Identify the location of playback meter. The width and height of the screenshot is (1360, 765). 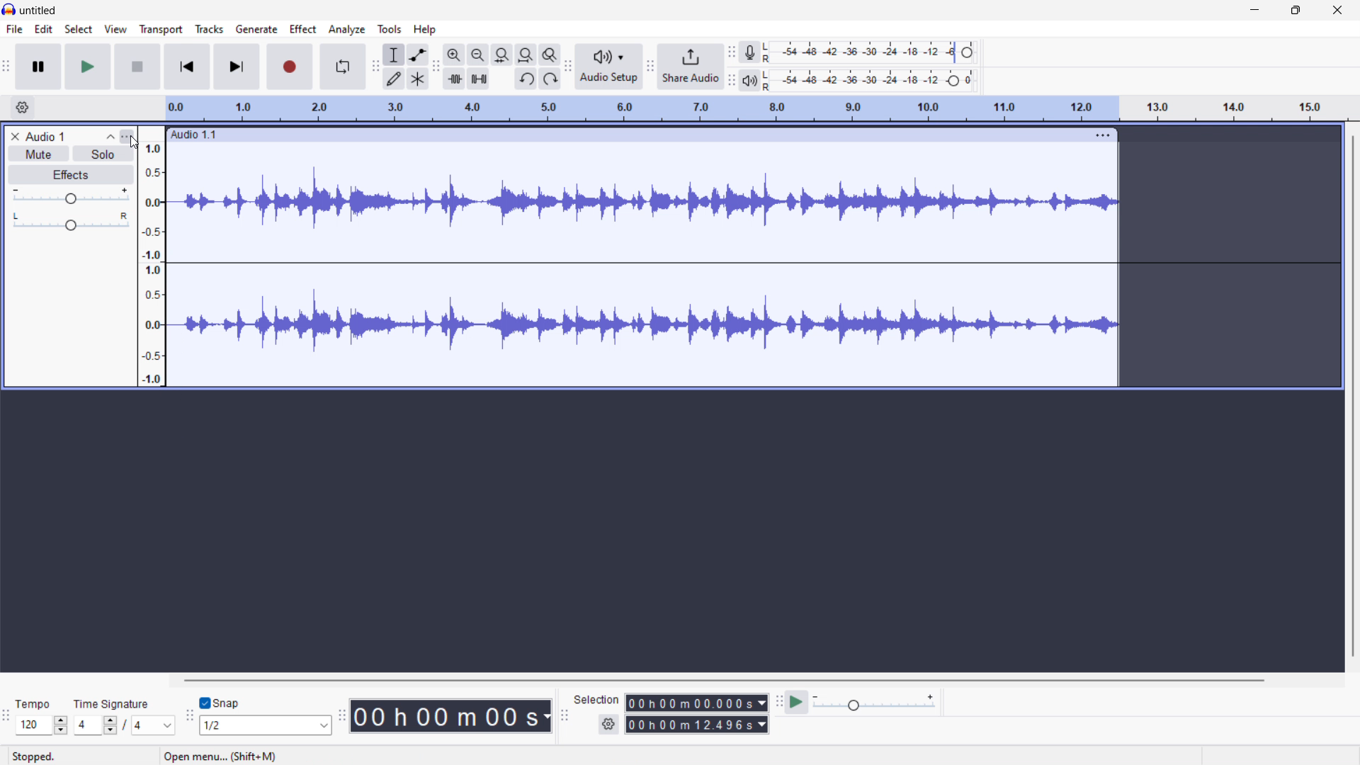
(748, 81).